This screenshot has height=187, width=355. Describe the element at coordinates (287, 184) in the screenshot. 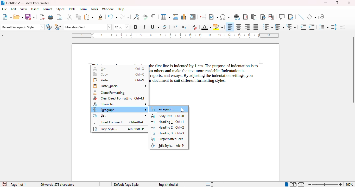

I see `single-page view` at that location.